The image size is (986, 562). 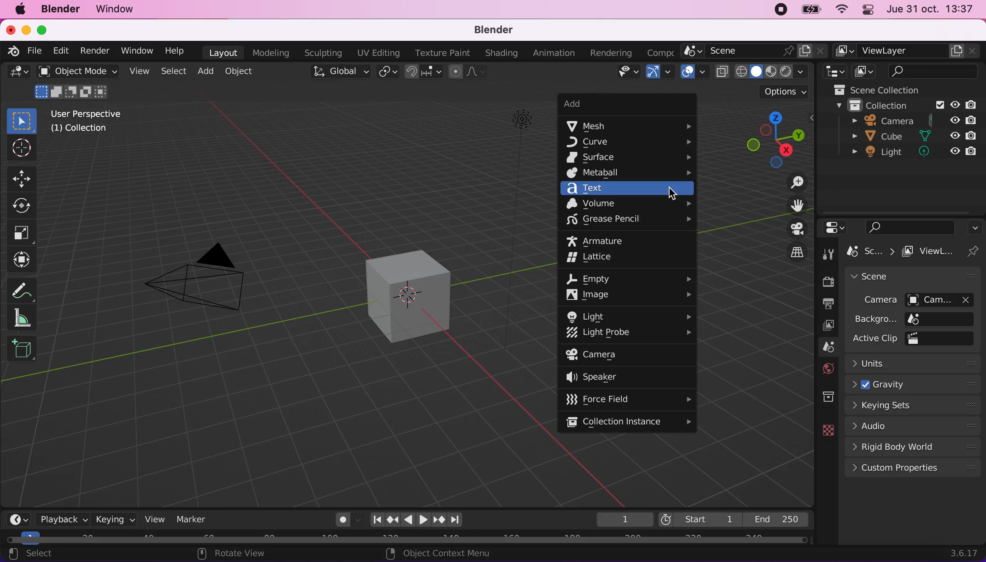 I want to click on add, so click(x=204, y=73).